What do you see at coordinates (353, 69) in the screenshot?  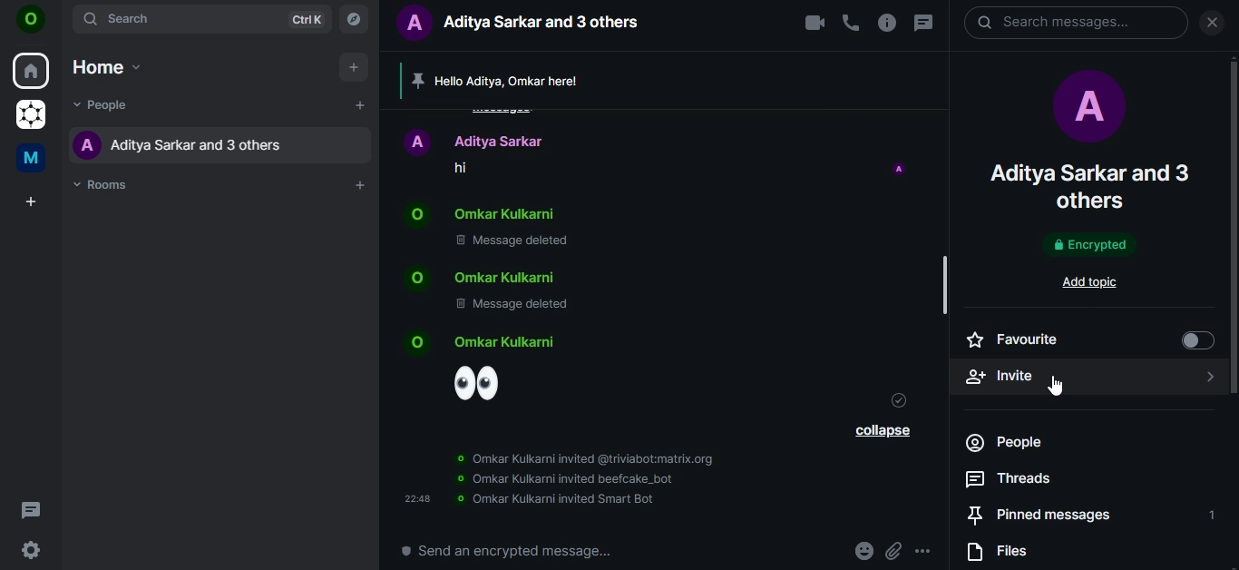 I see `add` at bounding box center [353, 69].